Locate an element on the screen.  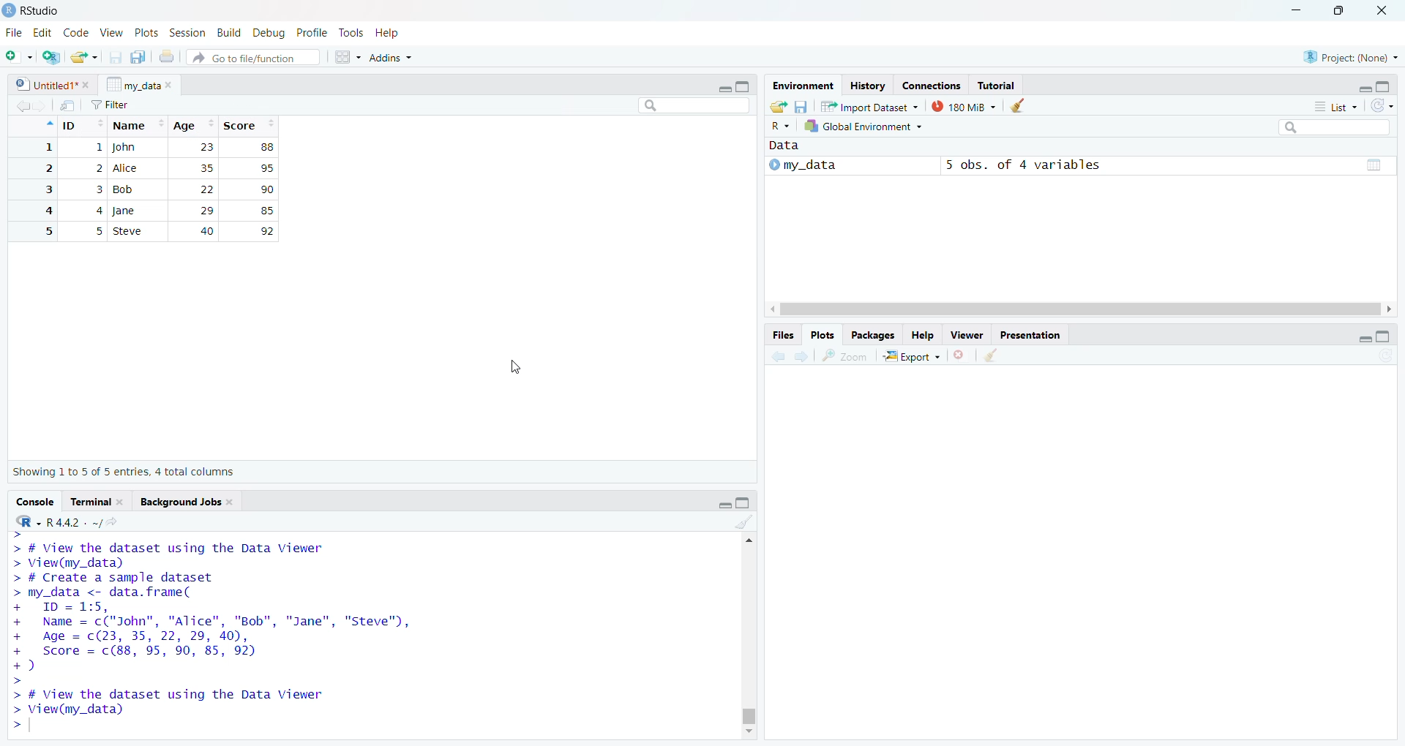
Pages is located at coordinates (275, 105).